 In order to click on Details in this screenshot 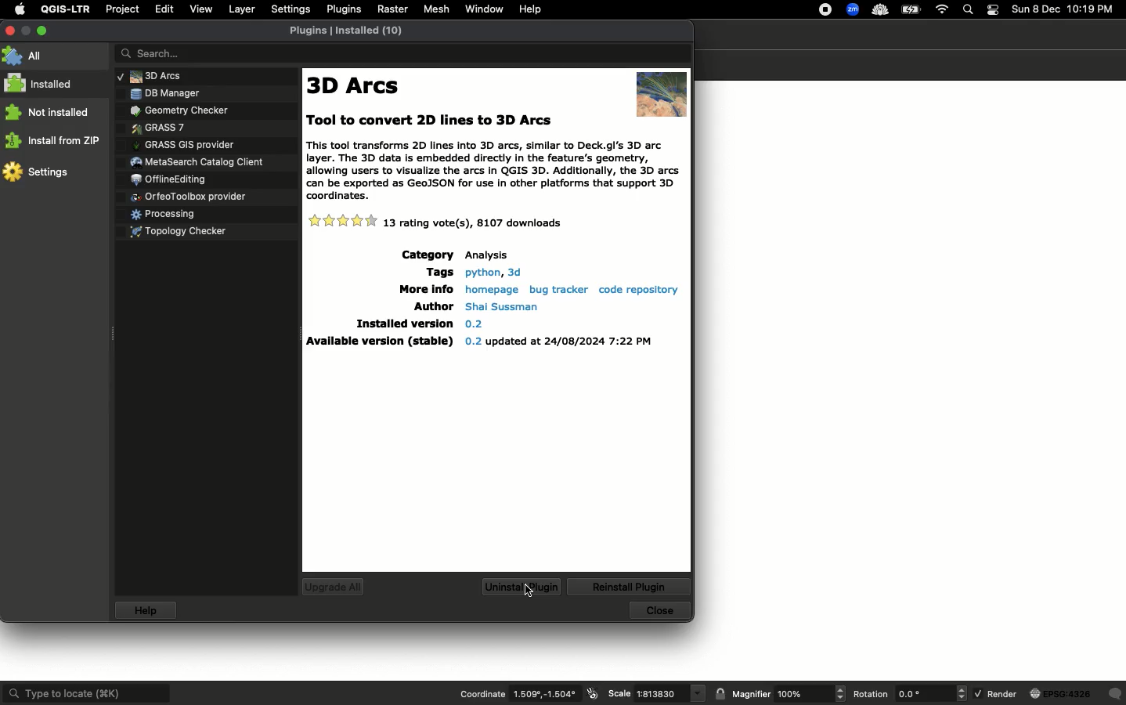, I will do `click(497, 219)`.